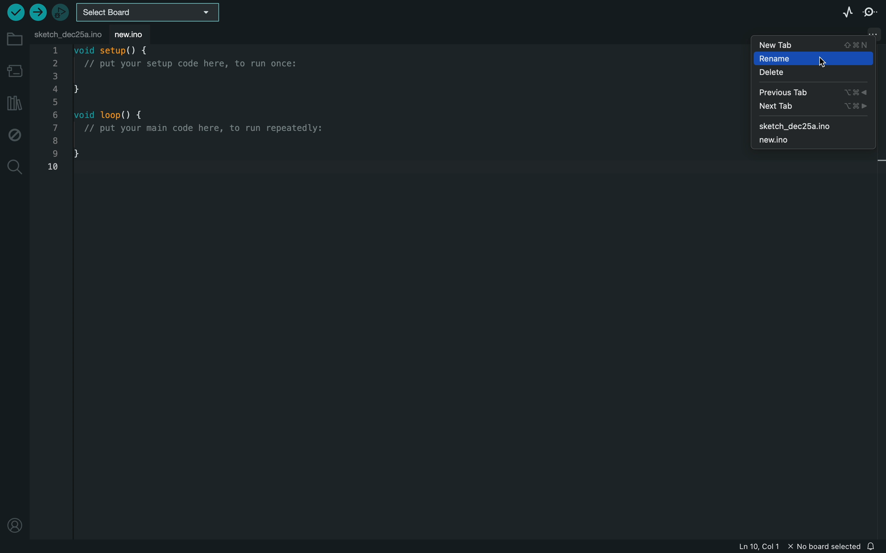 The width and height of the screenshot is (886, 553). Describe the element at coordinates (15, 167) in the screenshot. I see `search` at that location.